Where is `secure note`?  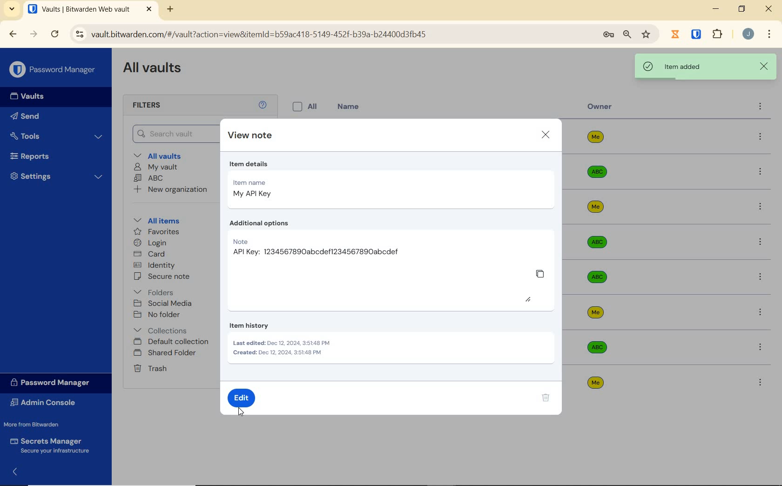 secure note is located at coordinates (170, 277).